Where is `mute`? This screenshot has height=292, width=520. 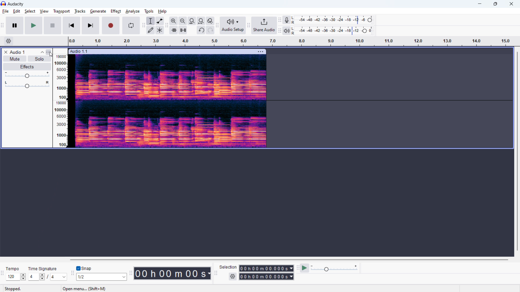
mute is located at coordinates (14, 58).